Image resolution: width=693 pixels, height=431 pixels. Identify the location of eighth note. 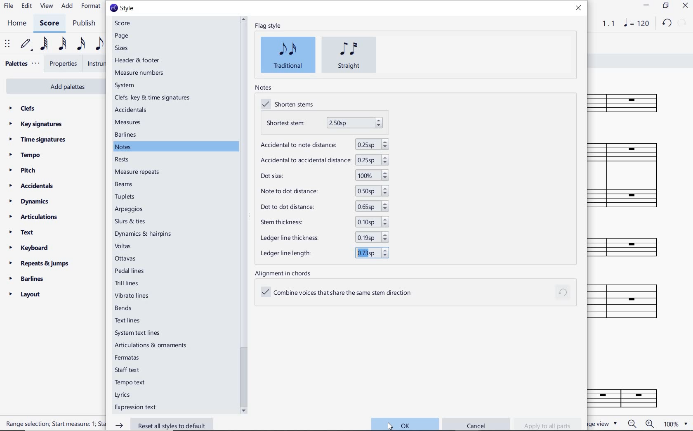
(99, 44).